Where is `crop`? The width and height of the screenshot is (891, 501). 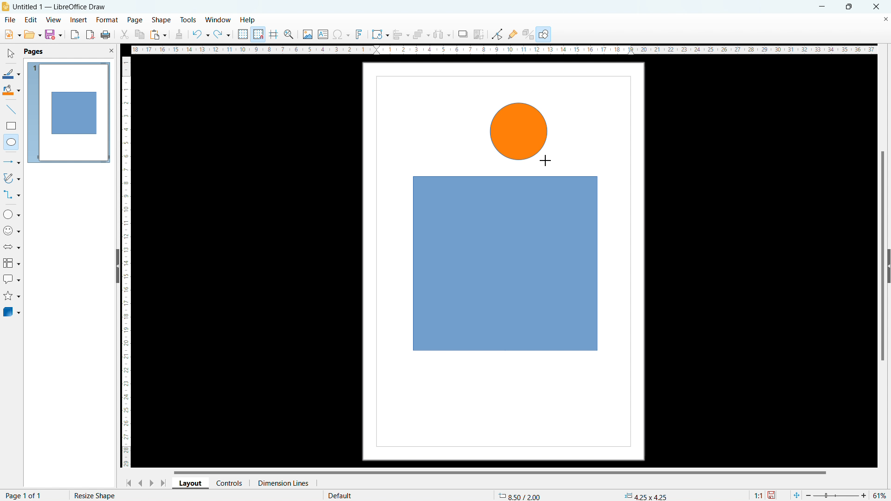 crop is located at coordinates (479, 34).